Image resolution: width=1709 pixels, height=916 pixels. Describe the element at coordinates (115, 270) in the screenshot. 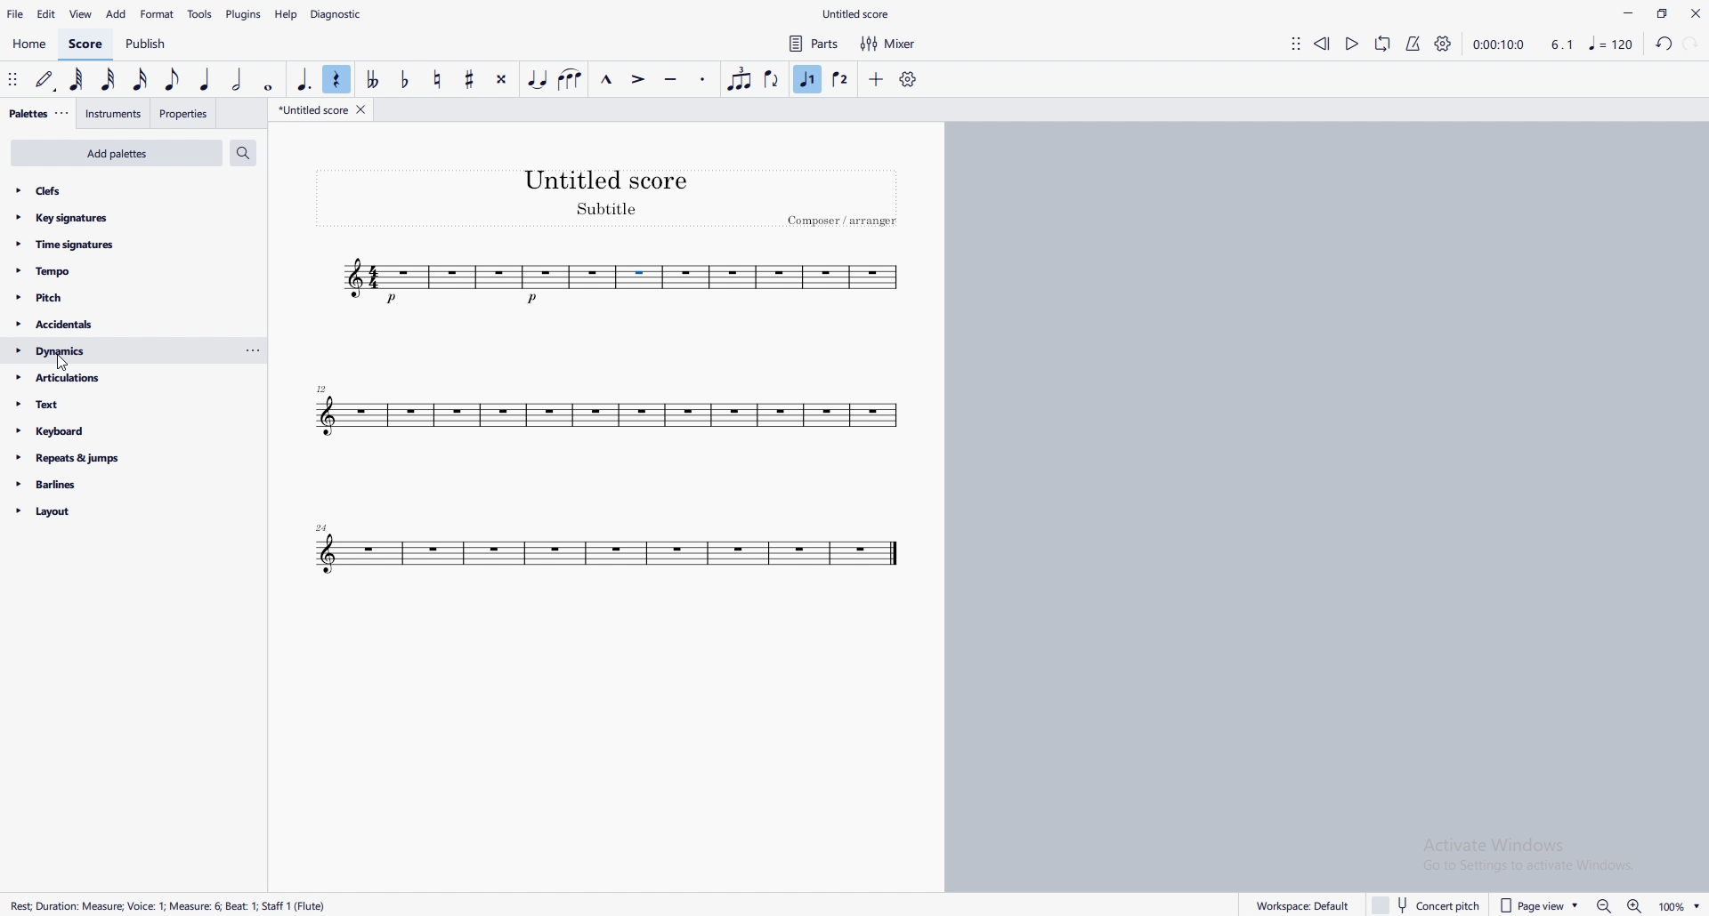

I see `tempo` at that location.